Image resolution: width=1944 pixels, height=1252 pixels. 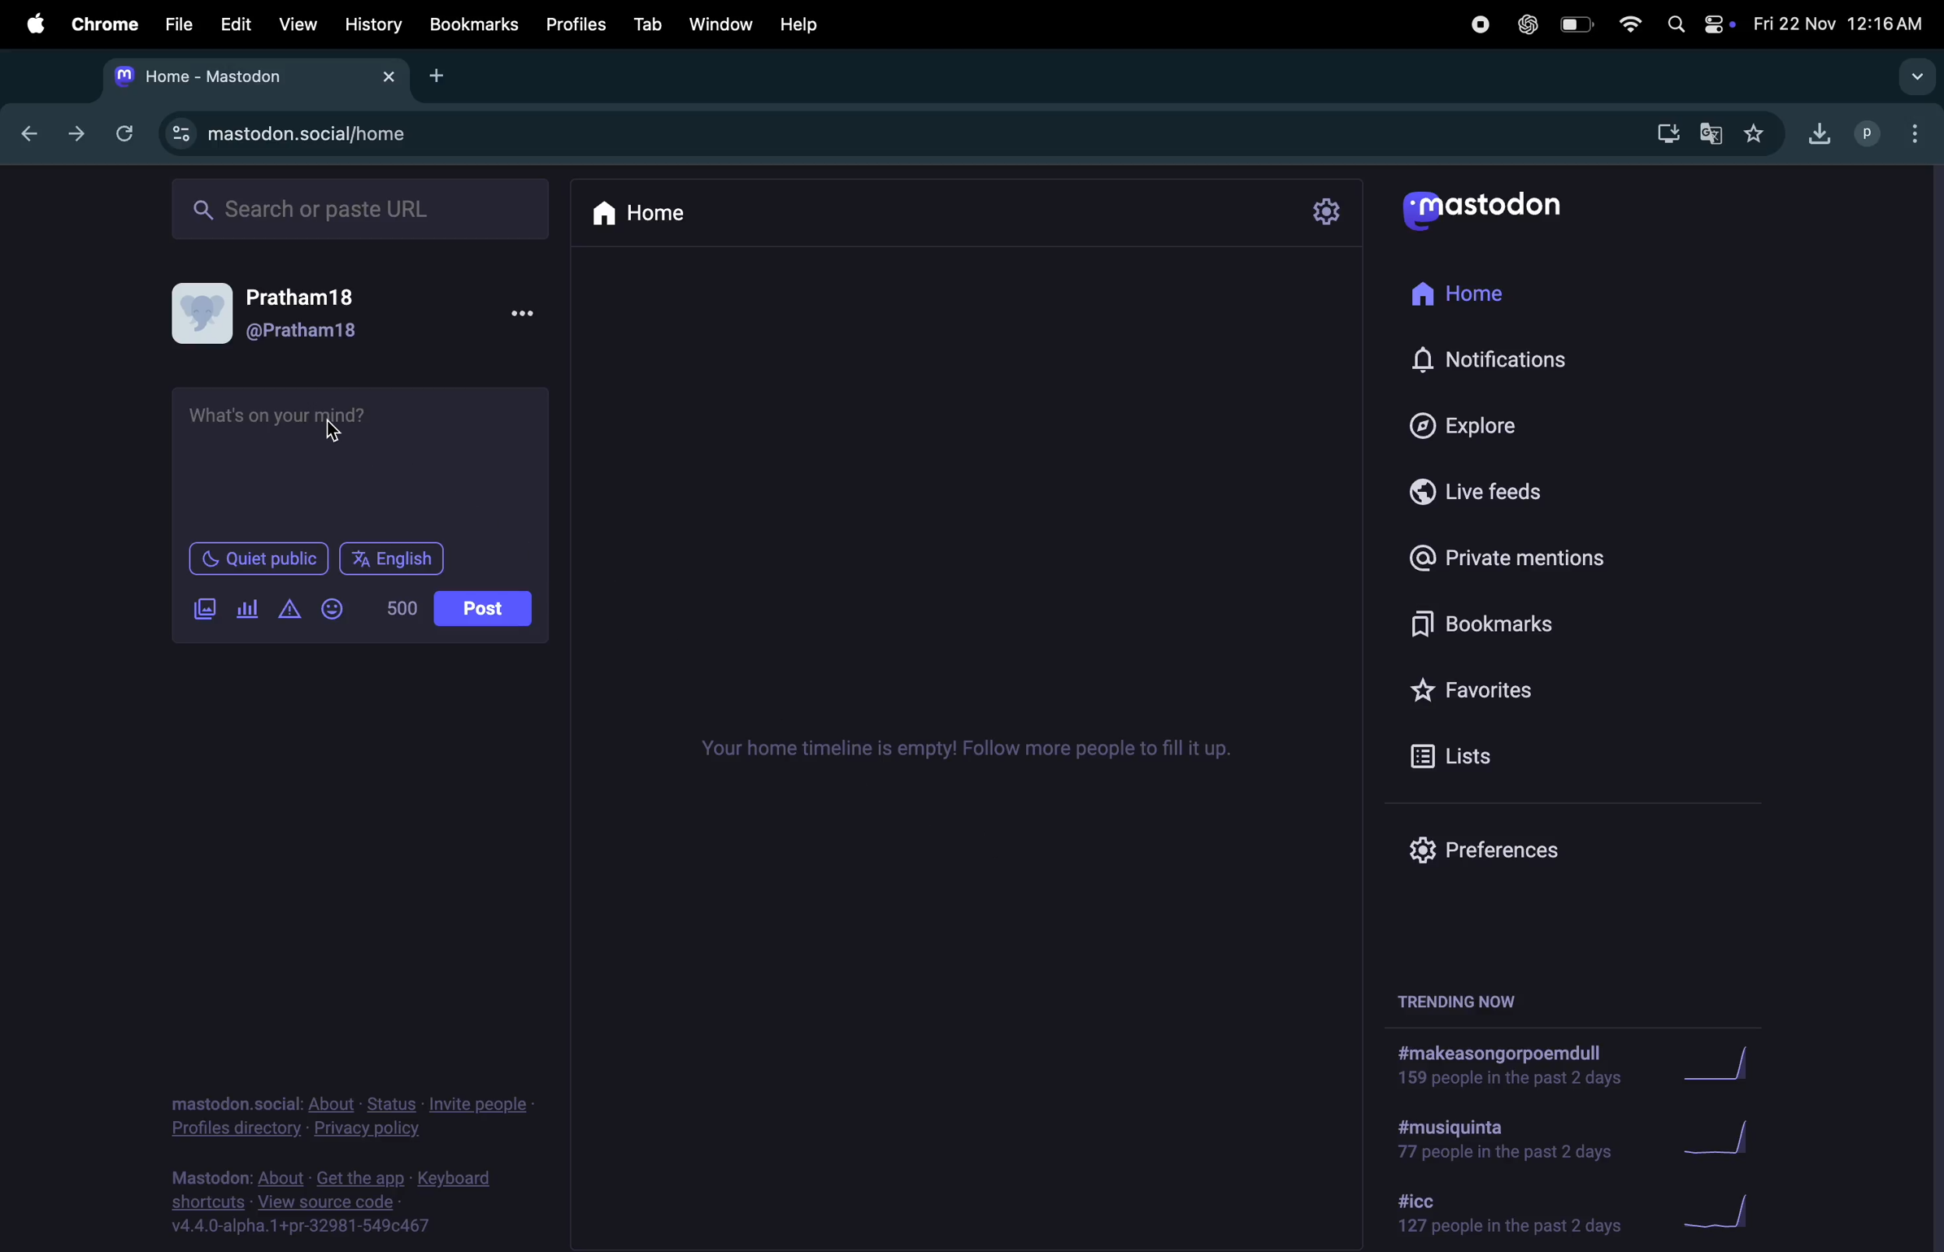 I want to click on hash tag, so click(x=1506, y=1140).